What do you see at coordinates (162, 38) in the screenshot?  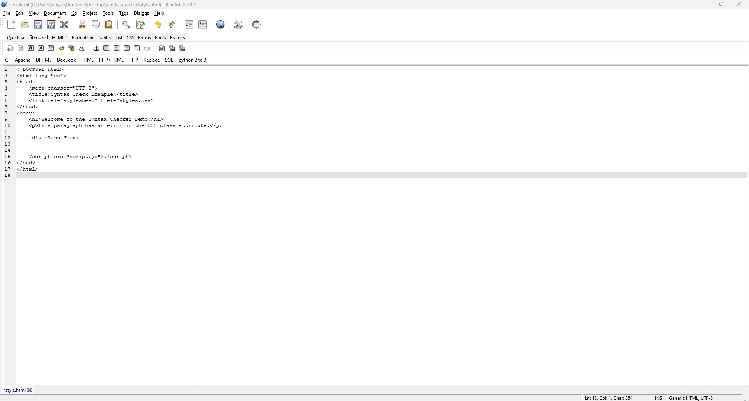 I see `fonts` at bounding box center [162, 38].